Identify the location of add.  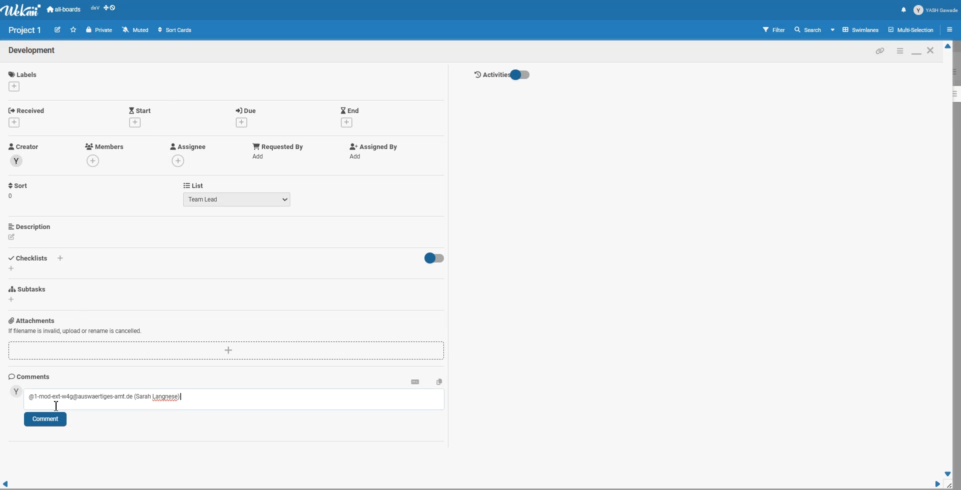
(346, 123).